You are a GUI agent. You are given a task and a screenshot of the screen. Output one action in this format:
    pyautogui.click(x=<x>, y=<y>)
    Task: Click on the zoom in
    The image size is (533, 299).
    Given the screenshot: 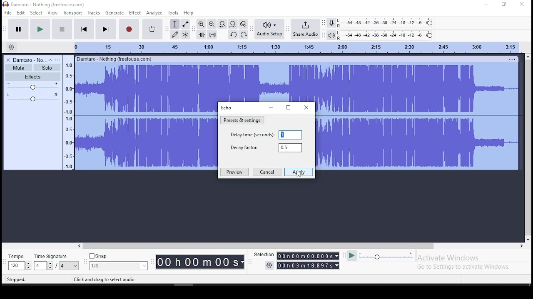 What is the action you would take?
    pyautogui.click(x=202, y=24)
    